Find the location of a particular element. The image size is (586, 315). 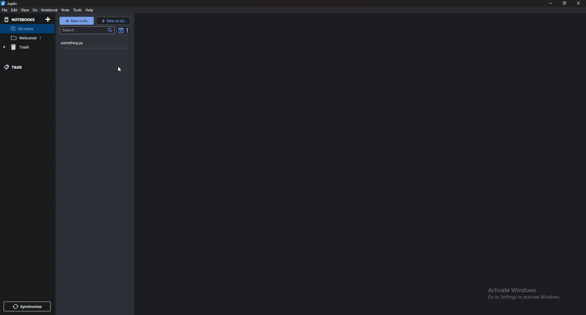

Synchronize is located at coordinates (27, 307).